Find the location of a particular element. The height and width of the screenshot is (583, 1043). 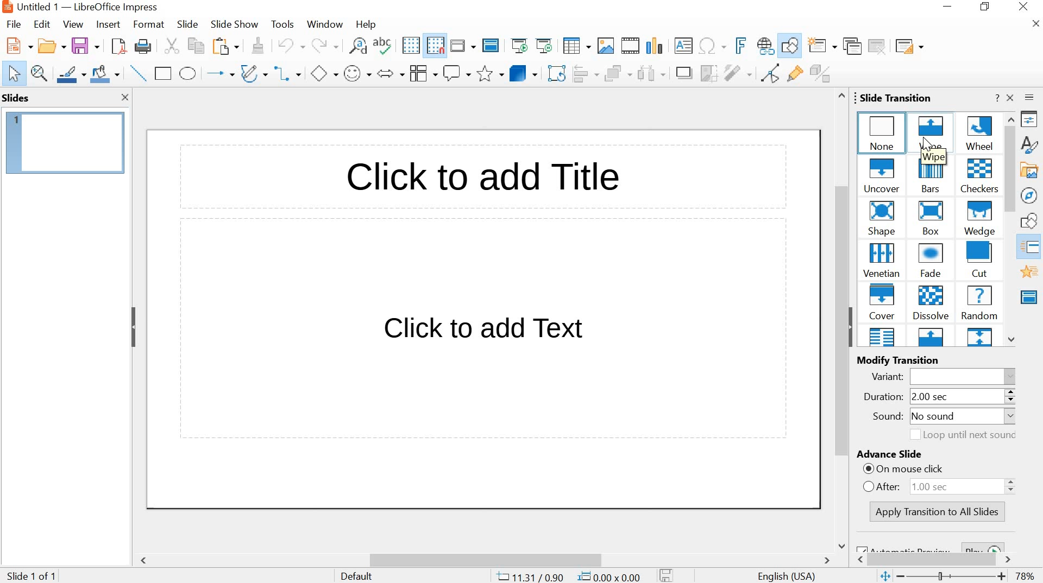

DURATION 2.00 sec is located at coordinates (932, 397).